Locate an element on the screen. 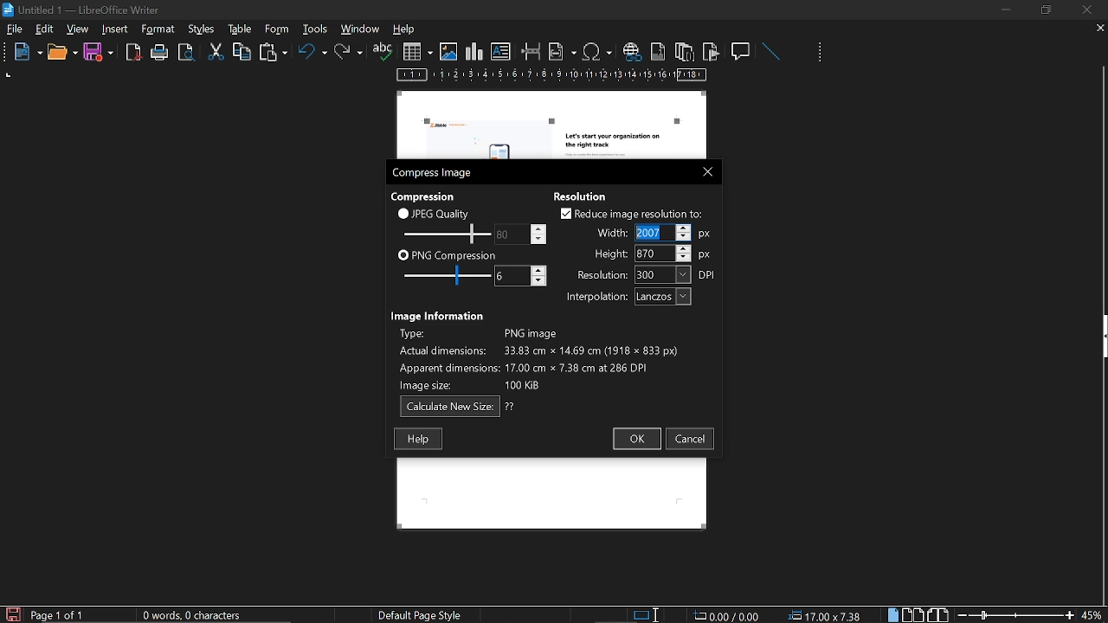  table is located at coordinates (276, 29).